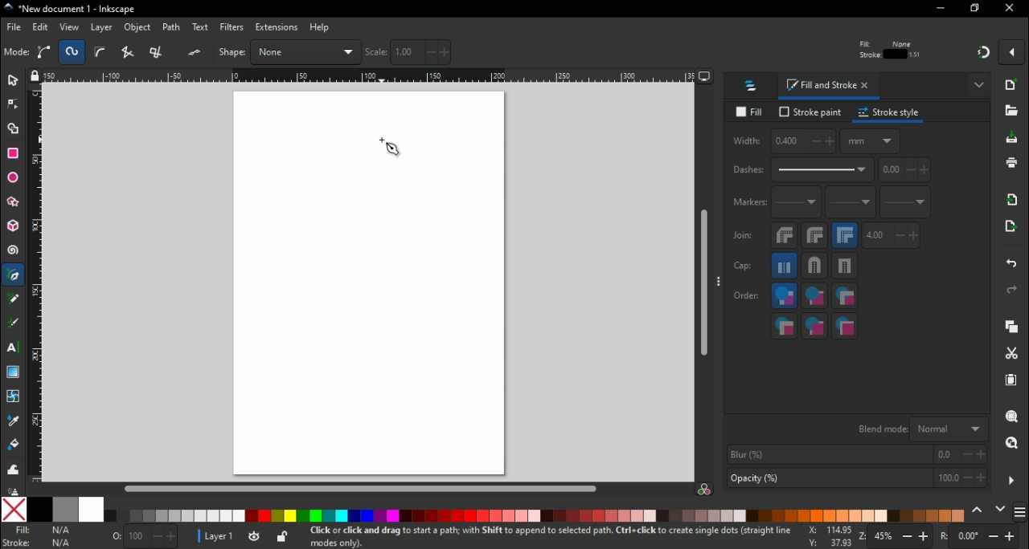  Describe the element at coordinates (103, 55) in the screenshot. I see `create BSplain path` at that location.